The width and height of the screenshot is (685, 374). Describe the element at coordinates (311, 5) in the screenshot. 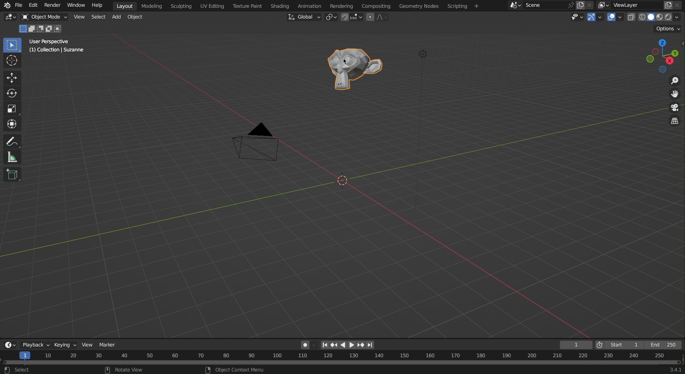

I see `Animation` at that location.